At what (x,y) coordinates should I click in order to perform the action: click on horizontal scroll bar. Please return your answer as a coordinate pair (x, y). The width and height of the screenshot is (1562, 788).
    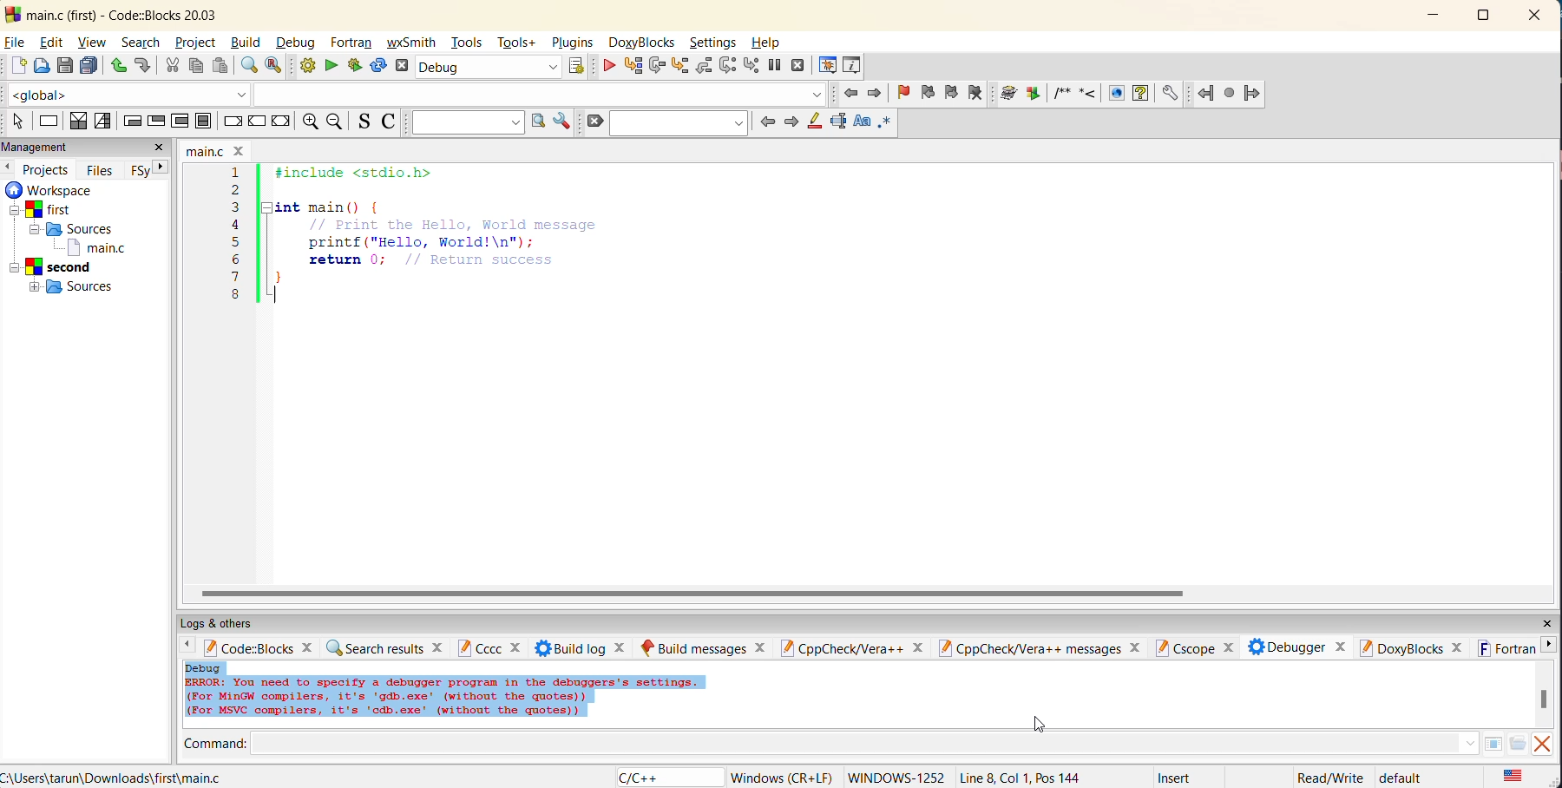
    Looking at the image, I should click on (699, 594).